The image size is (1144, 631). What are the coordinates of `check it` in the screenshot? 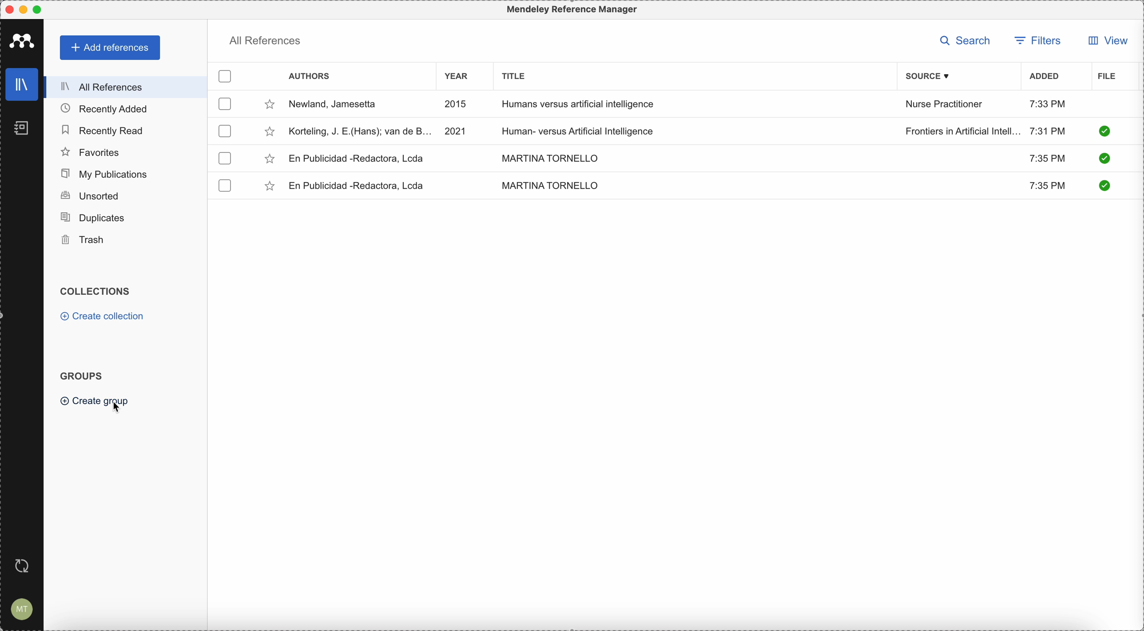 It's located at (1103, 159).